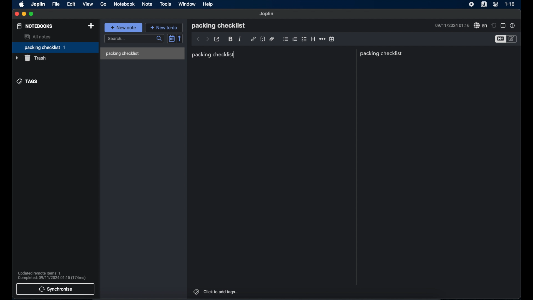 Image resolution: width=533 pixels, height=300 pixels. What do you see at coordinates (180, 38) in the screenshot?
I see `reverse sort order` at bounding box center [180, 38].